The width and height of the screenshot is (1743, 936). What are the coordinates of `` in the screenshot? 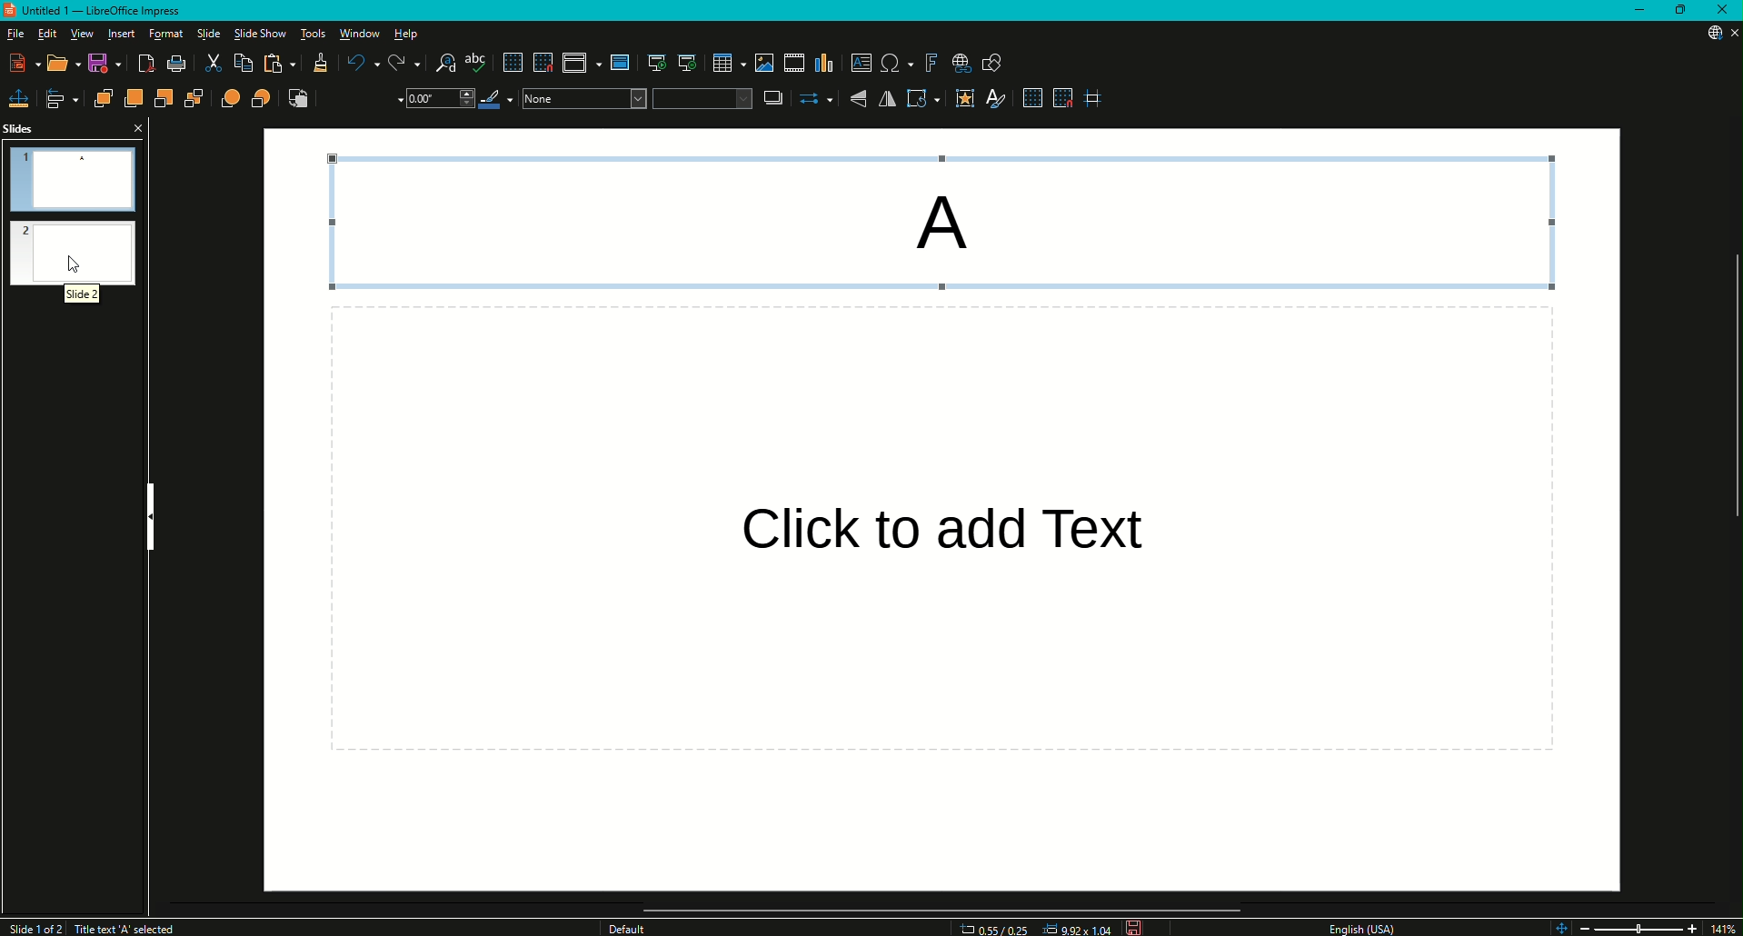 It's located at (919, 522).